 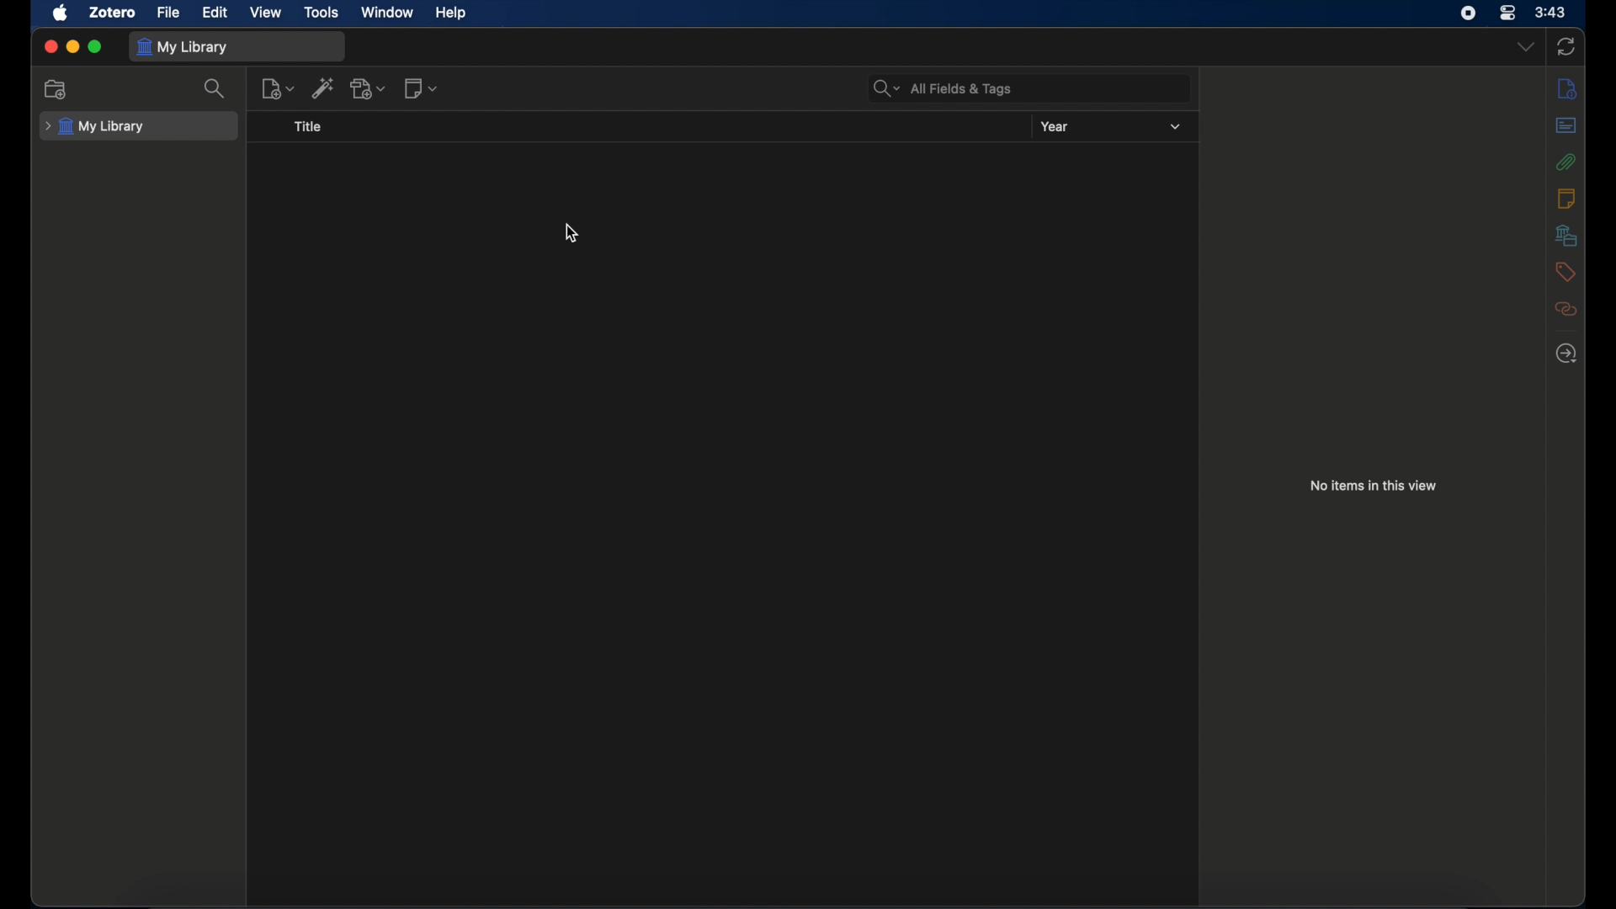 I want to click on new note, so click(x=423, y=88).